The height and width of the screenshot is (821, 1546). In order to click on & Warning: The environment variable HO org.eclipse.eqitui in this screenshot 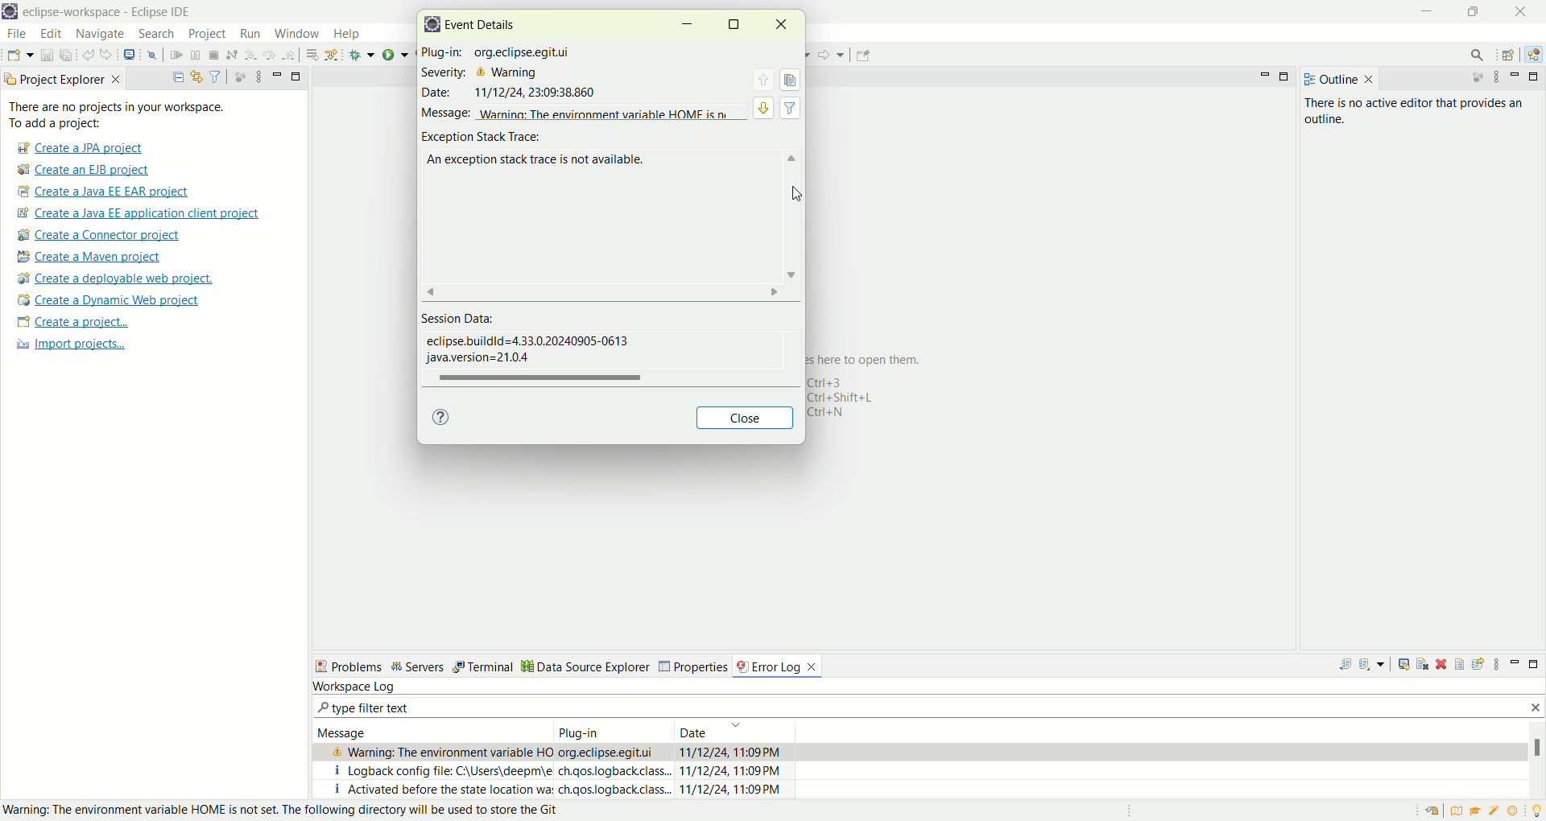, I will do `click(487, 749)`.